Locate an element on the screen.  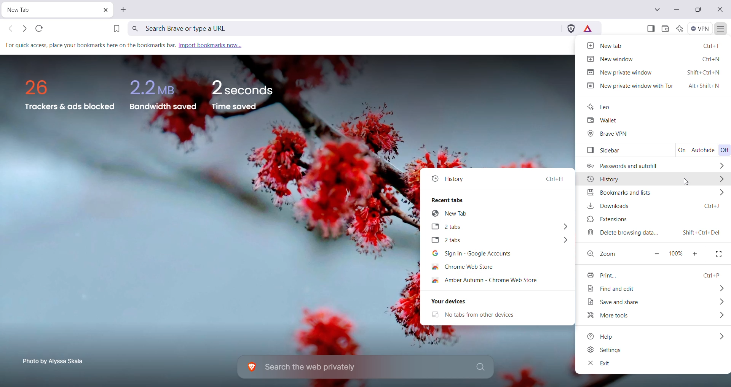
On is located at coordinates (681, 151).